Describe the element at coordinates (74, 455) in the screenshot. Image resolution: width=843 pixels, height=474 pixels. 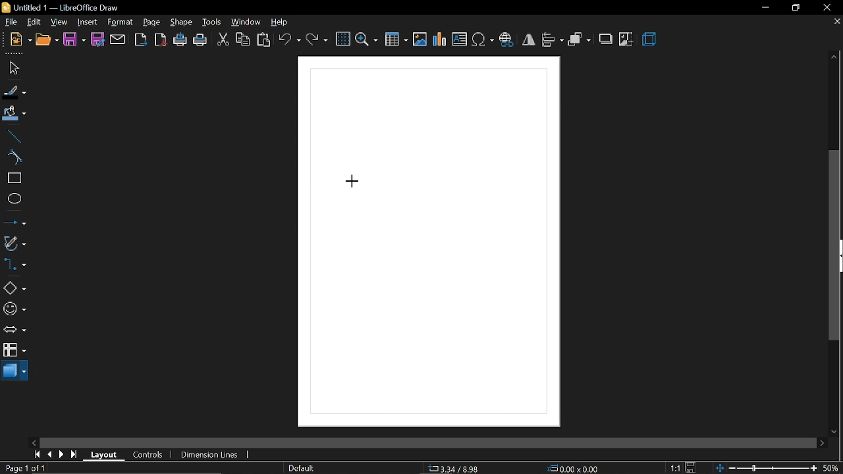
I see `go to last page` at that location.